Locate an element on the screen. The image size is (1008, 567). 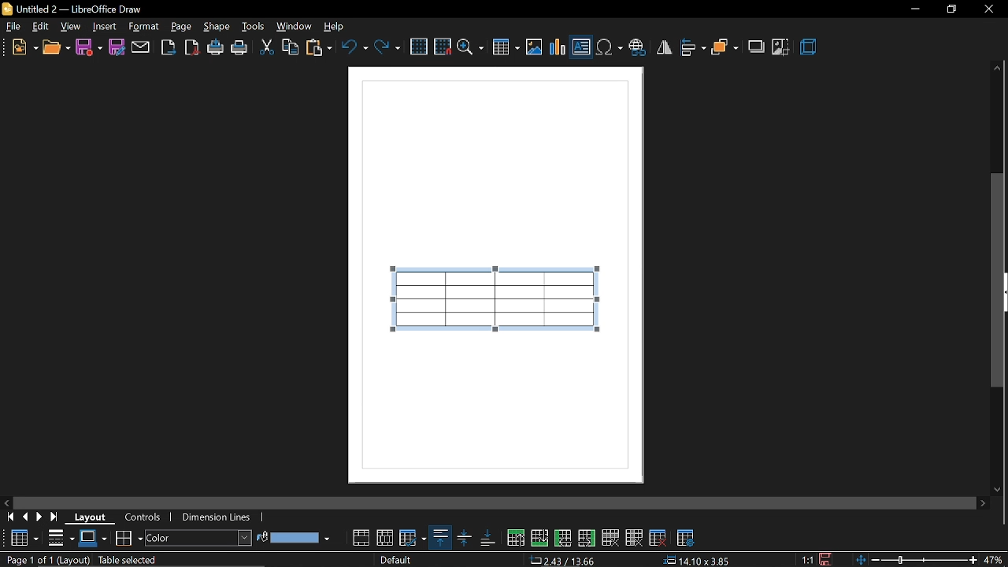
undo is located at coordinates (354, 48).